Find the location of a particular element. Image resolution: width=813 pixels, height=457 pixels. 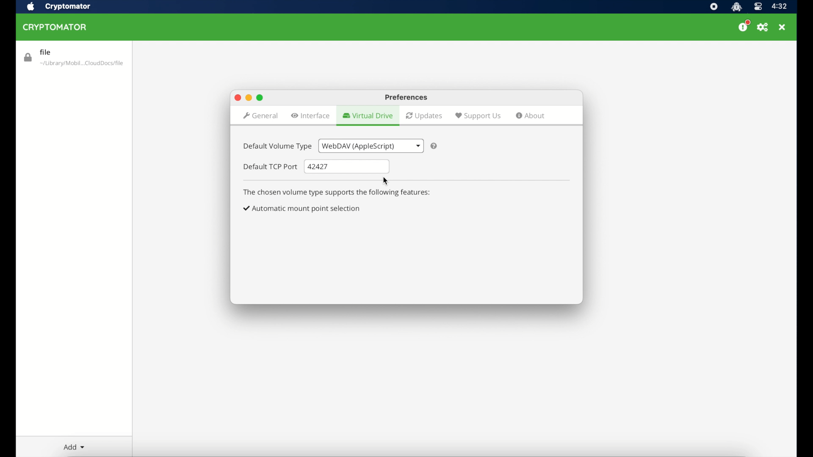

checkbox is located at coordinates (302, 209).